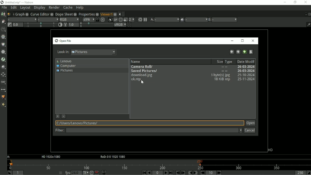  Describe the element at coordinates (9, 157) in the screenshot. I see `A` at that location.